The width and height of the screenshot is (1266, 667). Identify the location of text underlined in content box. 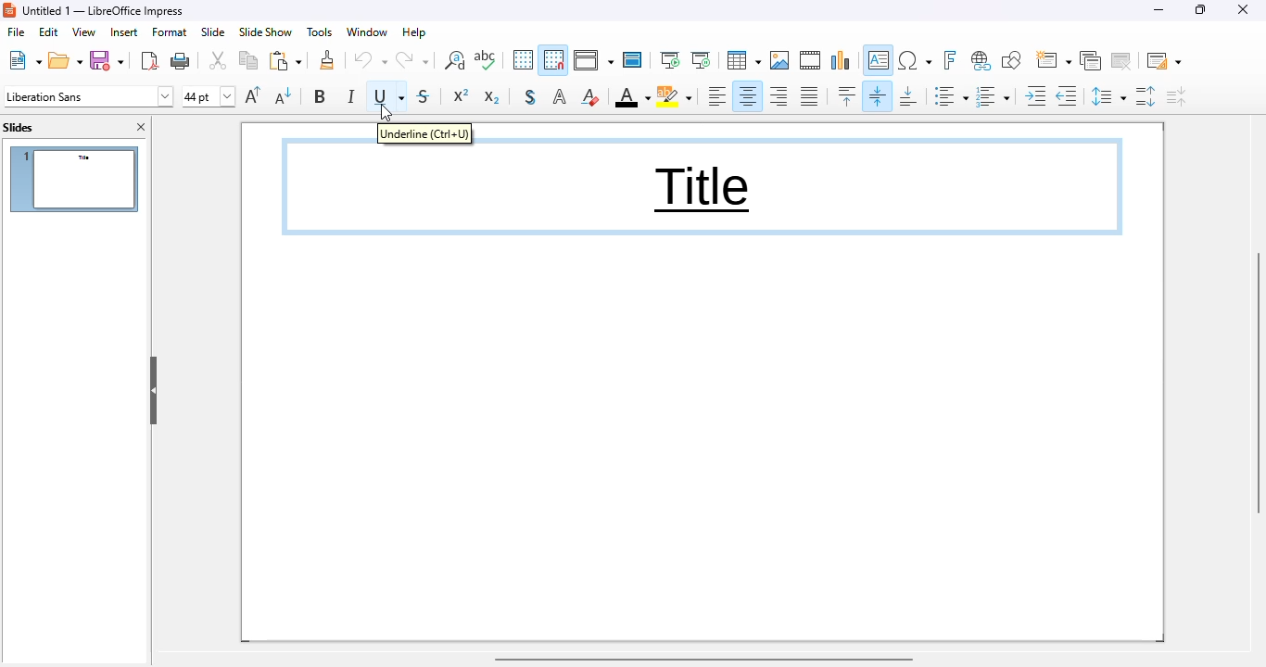
(701, 188).